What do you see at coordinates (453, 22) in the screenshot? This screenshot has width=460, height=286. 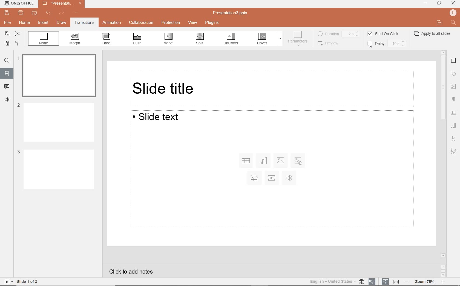 I see `FIND` at bounding box center [453, 22].